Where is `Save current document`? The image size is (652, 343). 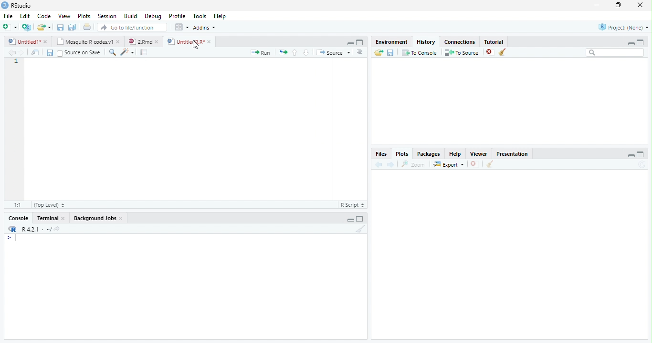 Save current document is located at coordinates (60, 27).